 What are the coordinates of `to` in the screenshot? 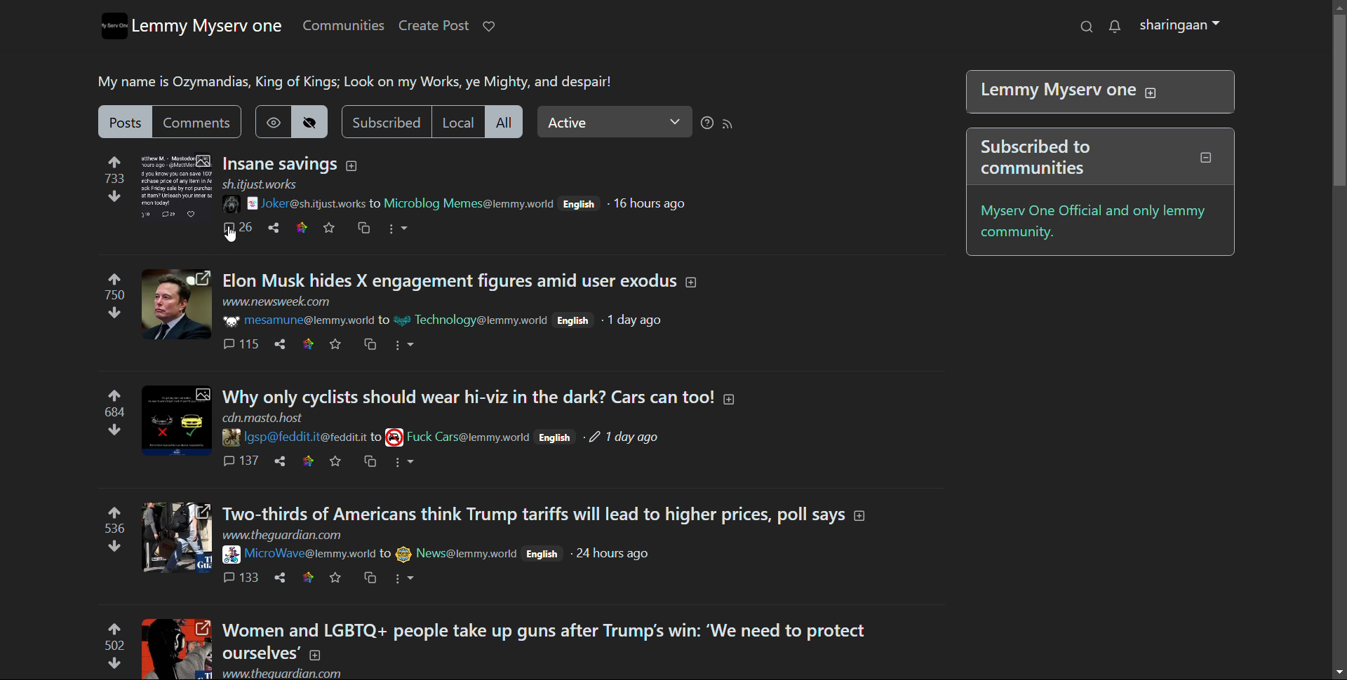 It's located at (377, 202).